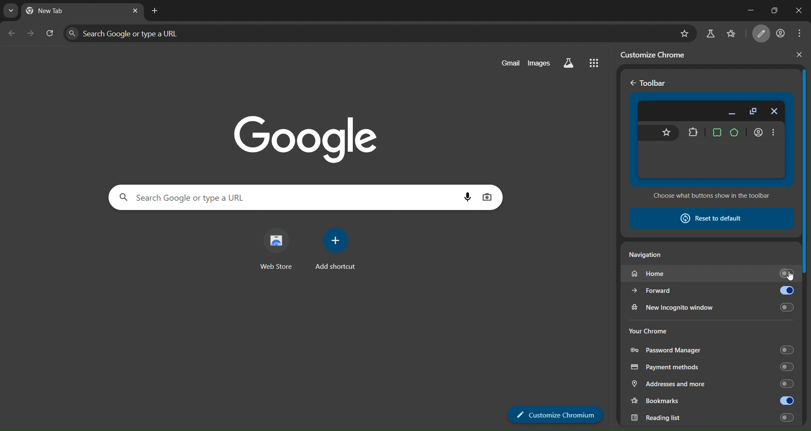 The image size is (811, 431). I want to click on toolbar, so click(712, 140).